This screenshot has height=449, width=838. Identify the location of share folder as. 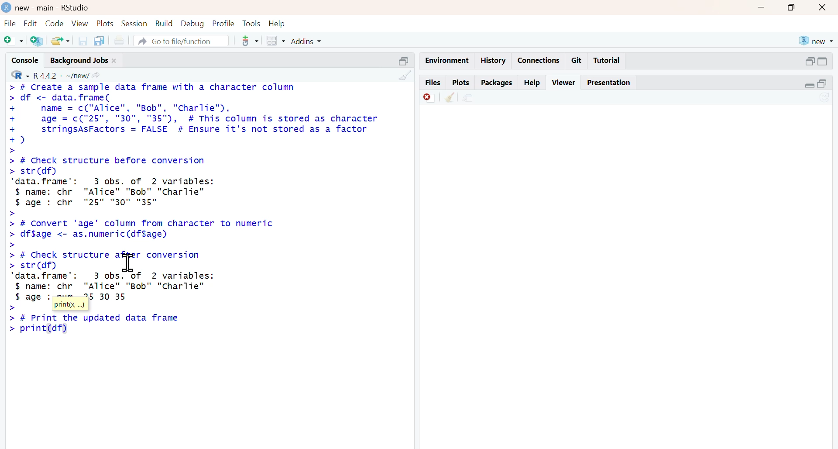
(62, 41).